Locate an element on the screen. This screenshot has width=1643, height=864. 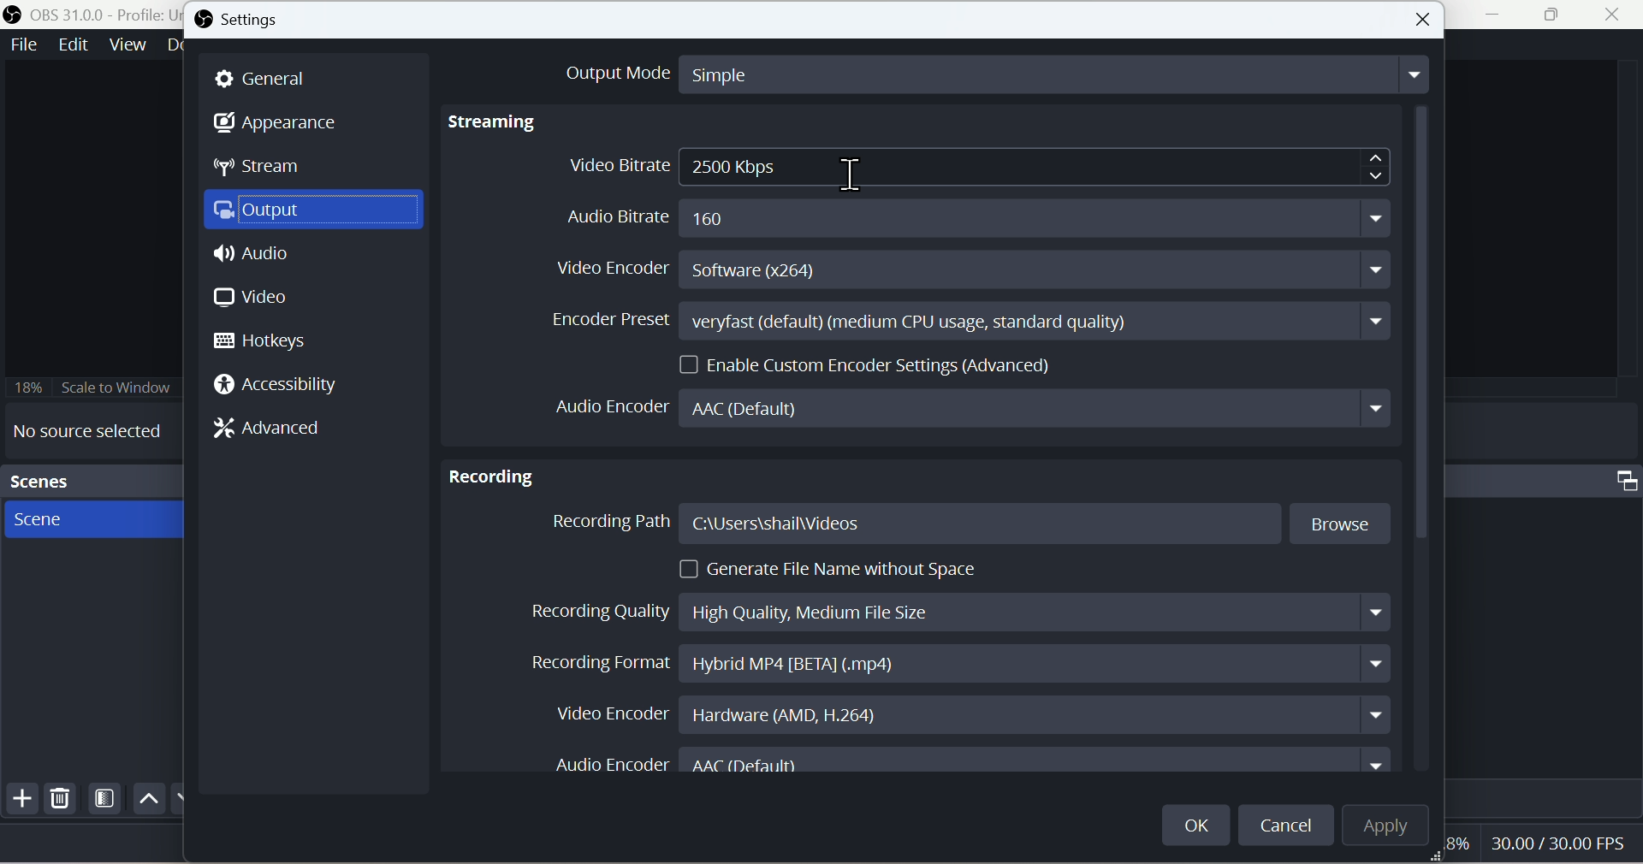
Accessi bility is located at coordinates (286, 388).